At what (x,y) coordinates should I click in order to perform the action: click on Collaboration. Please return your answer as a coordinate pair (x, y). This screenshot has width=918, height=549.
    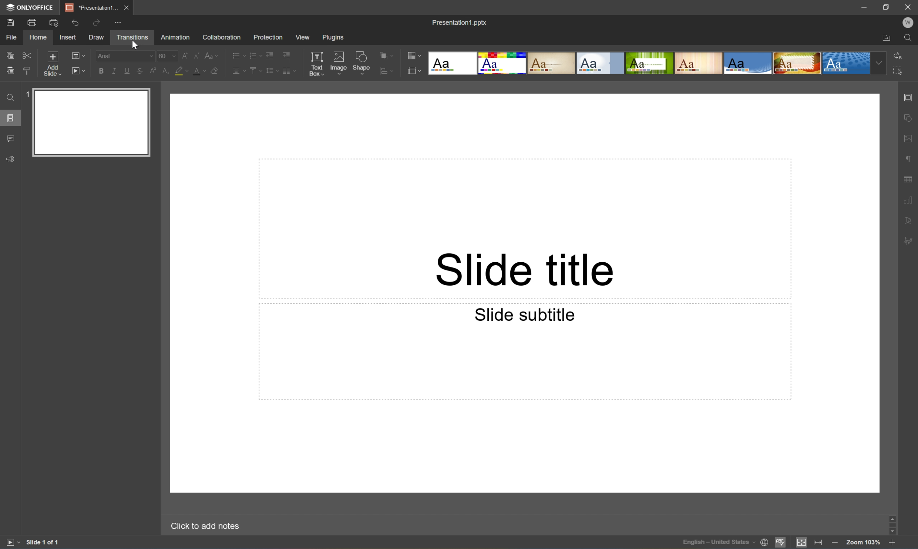
    Looking at the image, I should click on (222, 40).